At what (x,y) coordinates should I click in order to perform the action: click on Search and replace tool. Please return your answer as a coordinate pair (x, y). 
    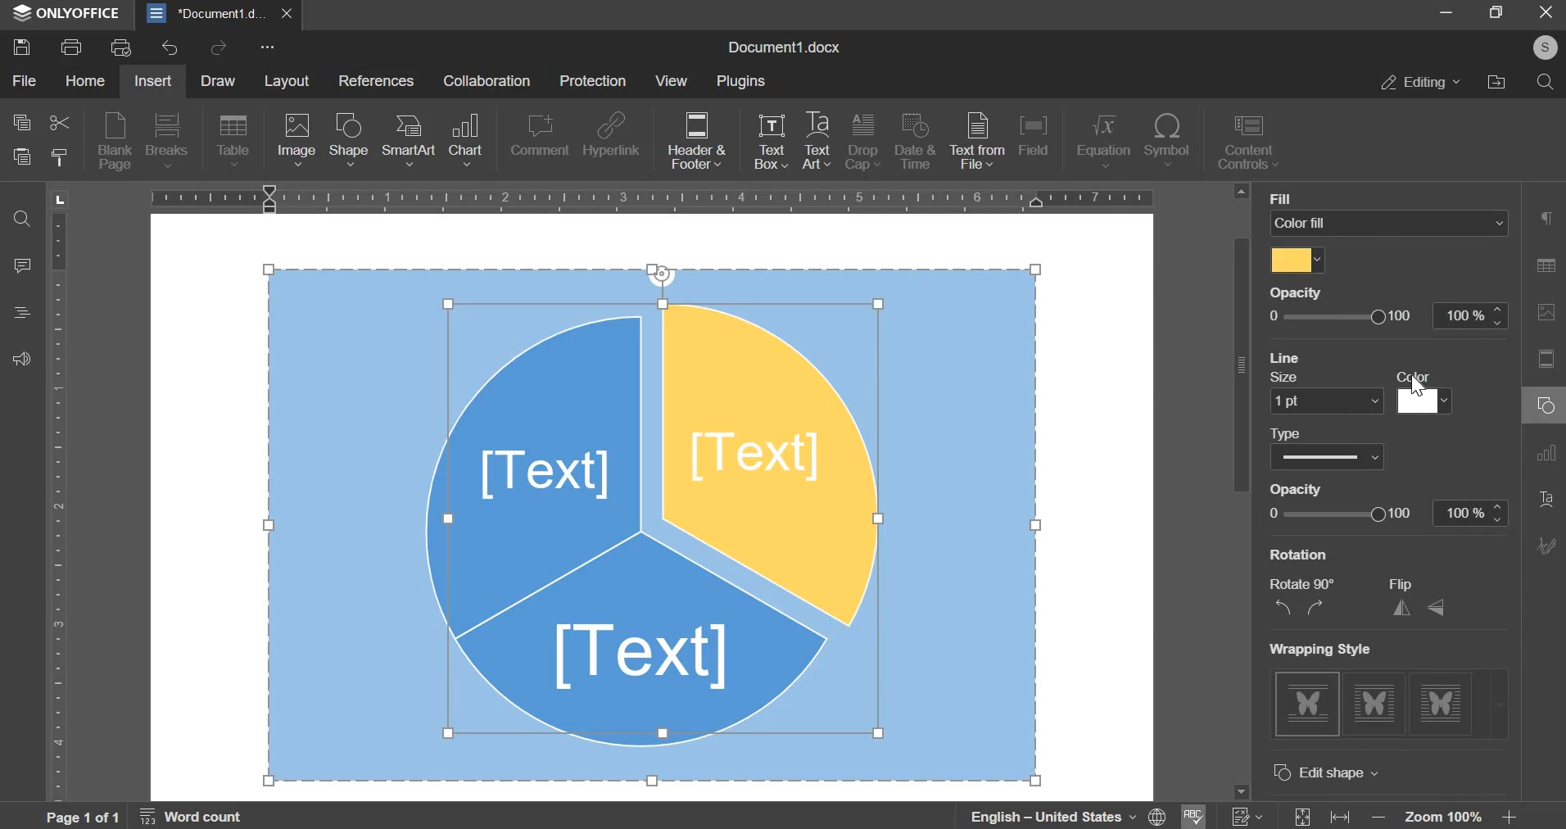
    Looking at the image, I should click on (25, 220).